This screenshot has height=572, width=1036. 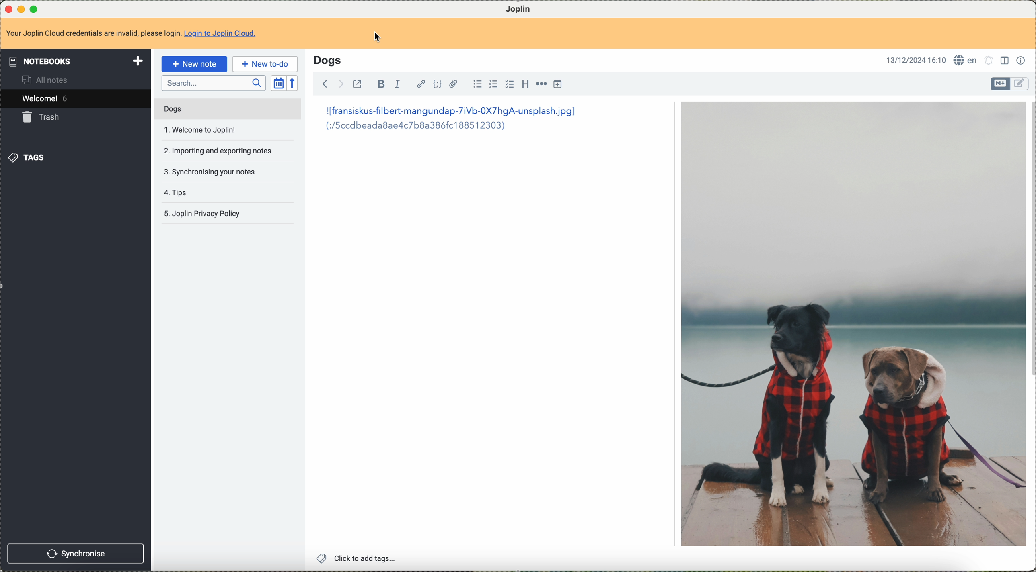 I want to click on tips, so click(x=199, y=192).